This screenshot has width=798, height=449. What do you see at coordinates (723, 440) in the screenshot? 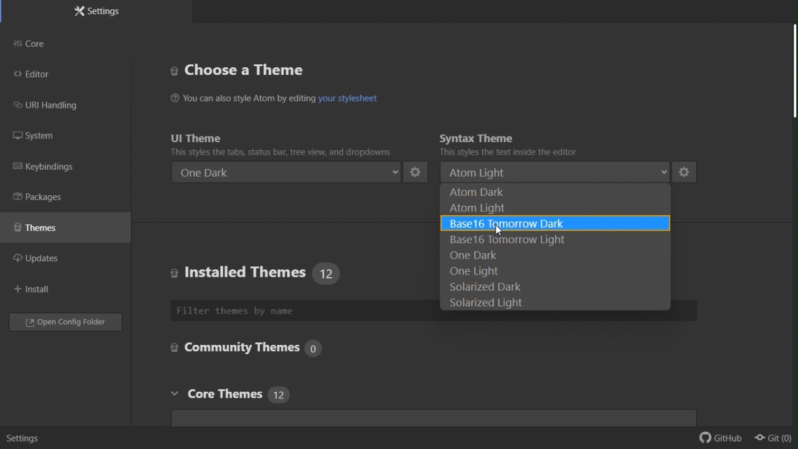
I see `github` at bounding box center [723, 440].